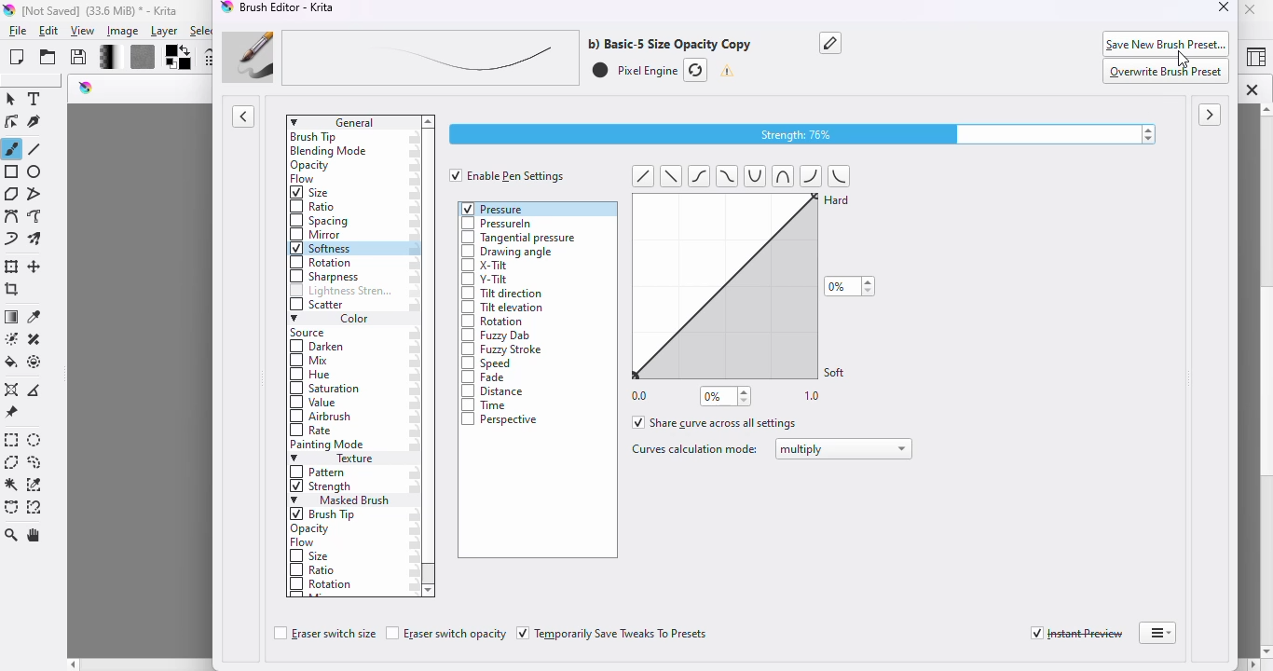 The width and height of the screenshot is (1273, 671). Describe the element at coordinates (244, 116) in the screenshot. I see `toggle showing presets` at that location.